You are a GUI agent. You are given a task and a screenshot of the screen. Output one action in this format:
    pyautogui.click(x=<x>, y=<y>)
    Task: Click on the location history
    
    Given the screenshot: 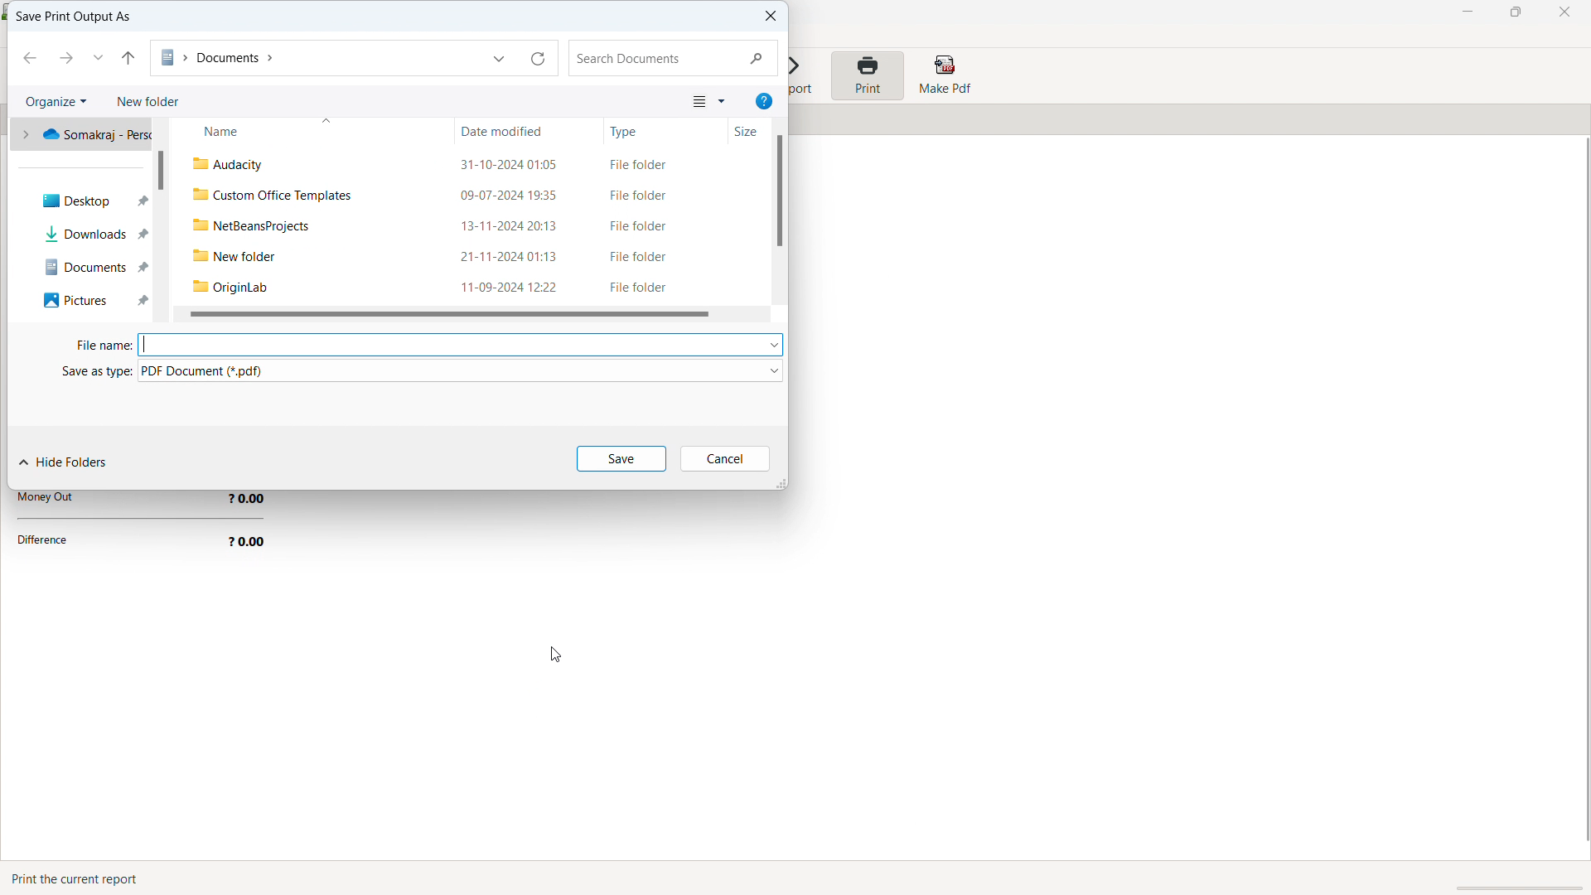 What is the action you would take?
    pyautogui.click(x=501, y=57)
    